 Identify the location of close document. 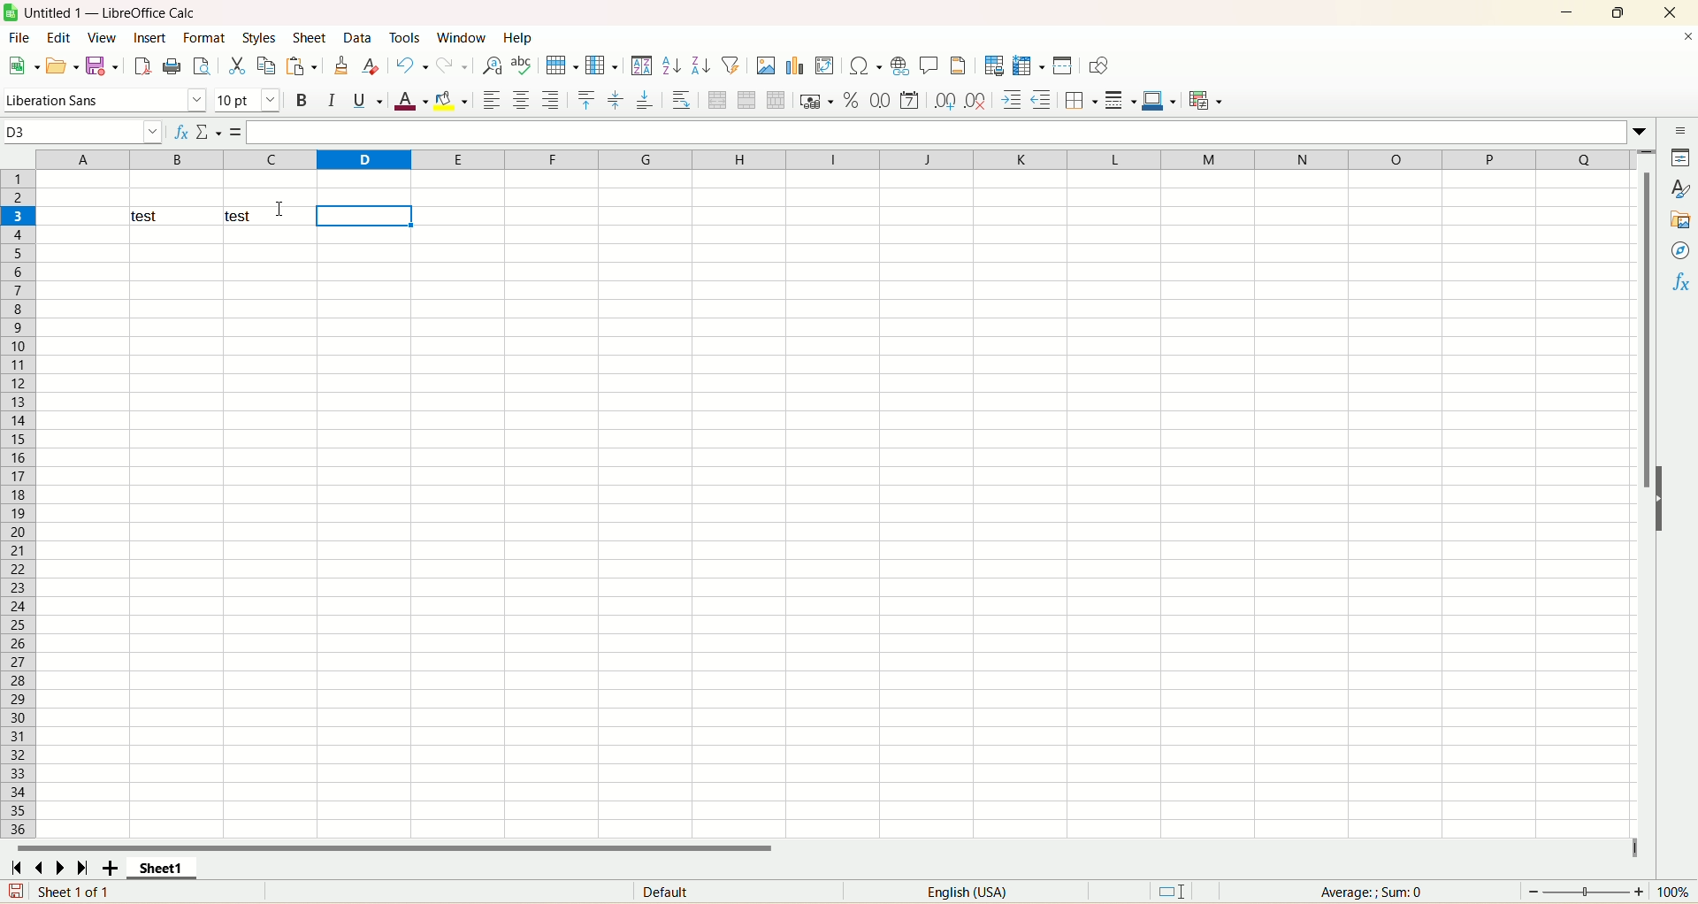
(1686, 37).